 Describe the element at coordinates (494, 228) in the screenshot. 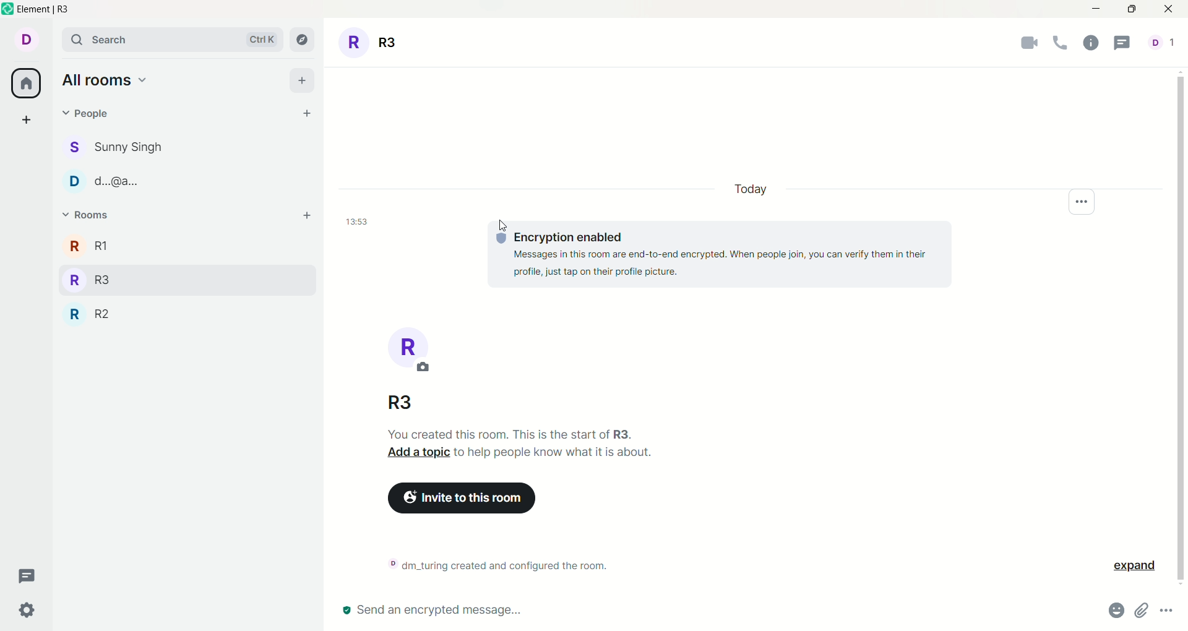

I see `cursor` at that location.